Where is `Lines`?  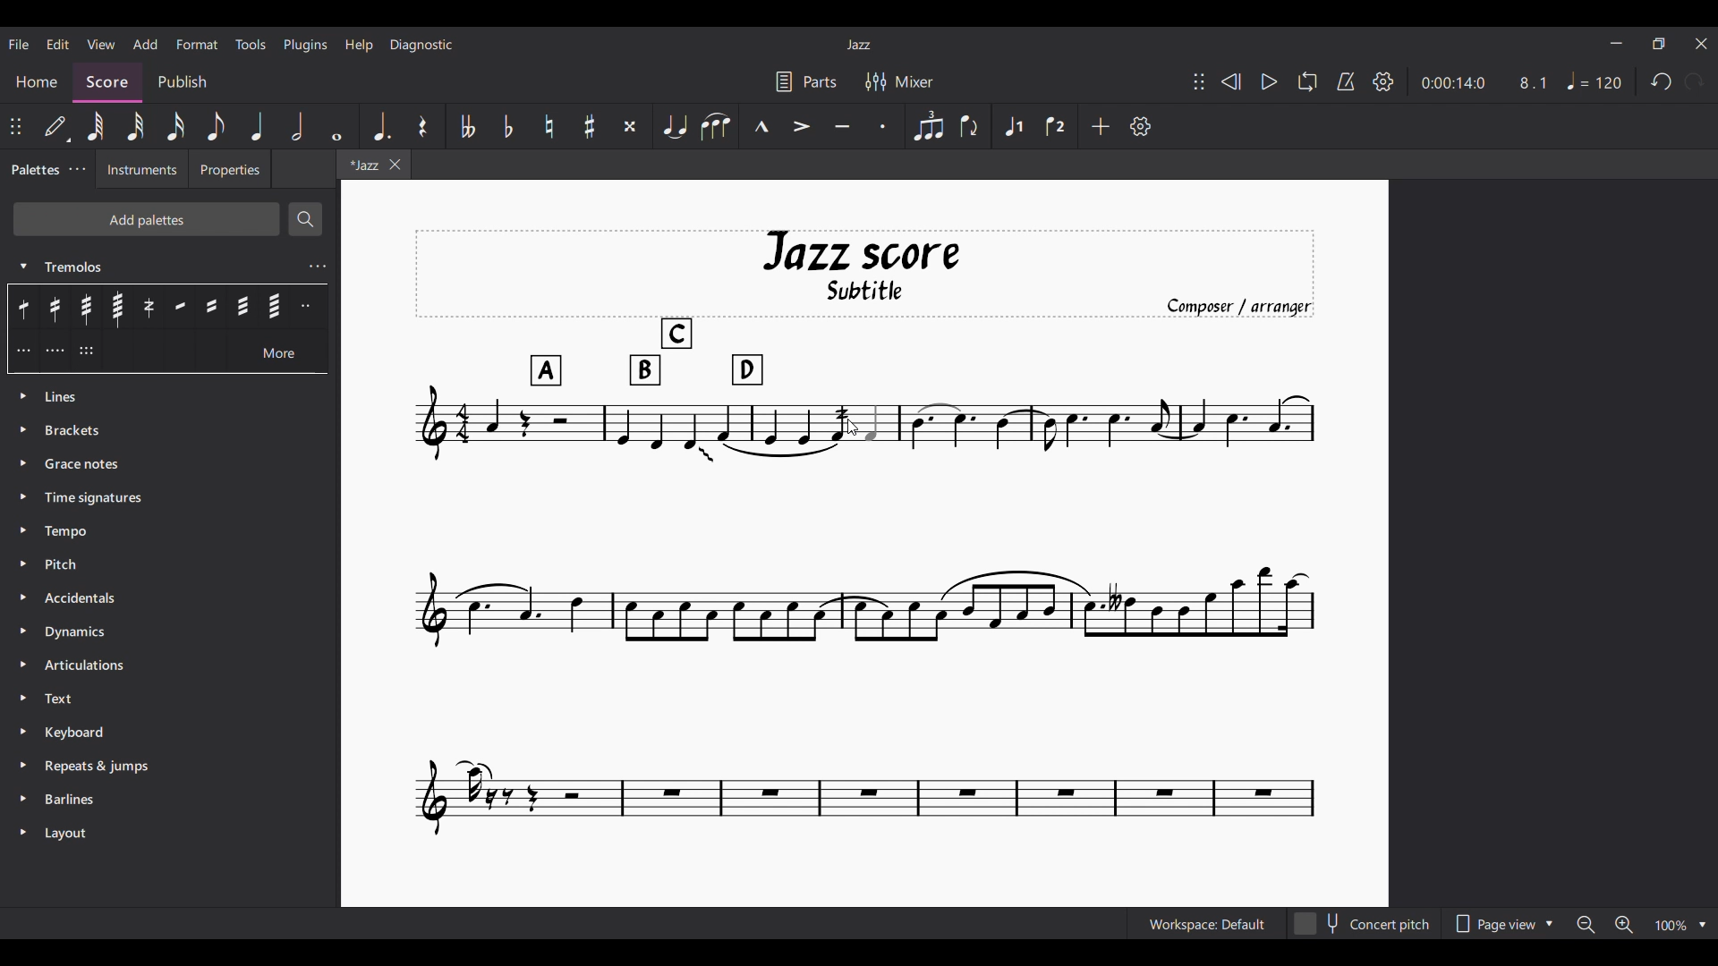 Lines is located at coordinates (172, 396).